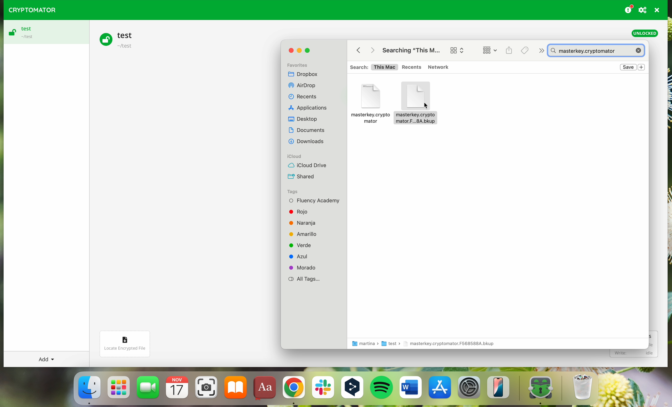 The image size is (672, 407). What do you see at coordinates (302, 245) in the screenshot?
I see `Verde` at bounding box center [302, 245].